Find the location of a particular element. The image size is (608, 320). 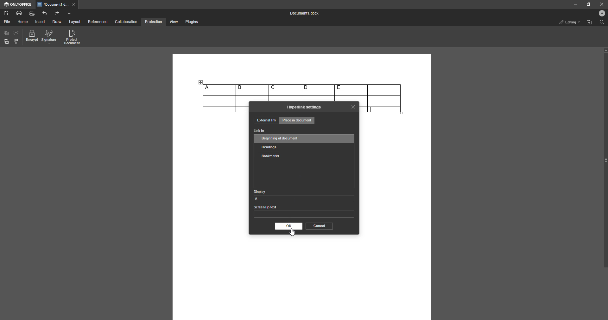

Paste is located at coordinates (6, 42).